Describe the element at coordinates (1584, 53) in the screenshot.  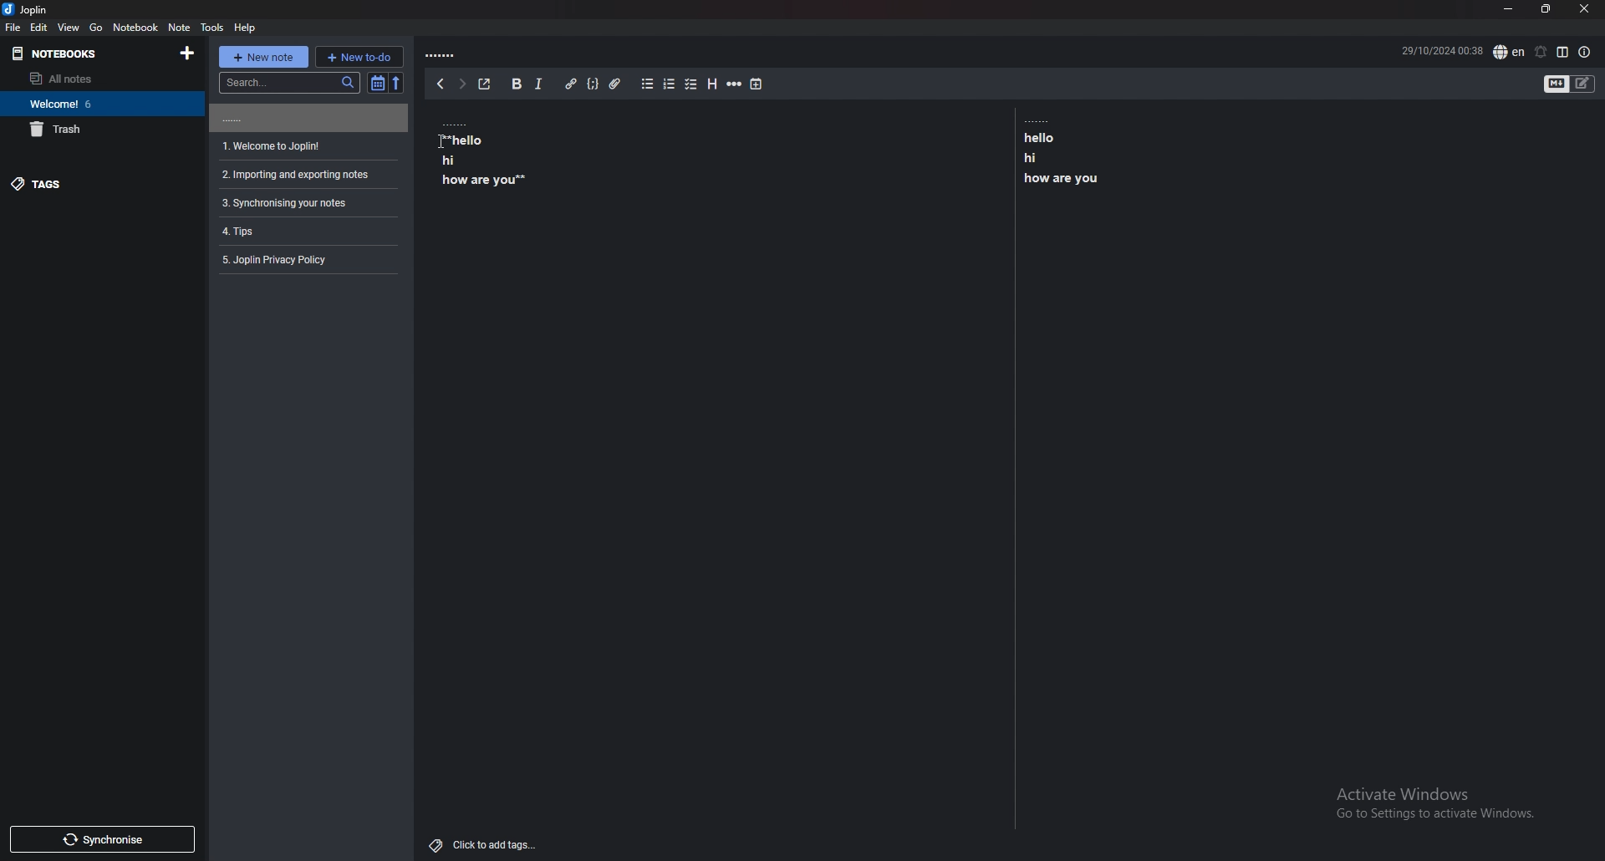
I see `note properties` at that location.